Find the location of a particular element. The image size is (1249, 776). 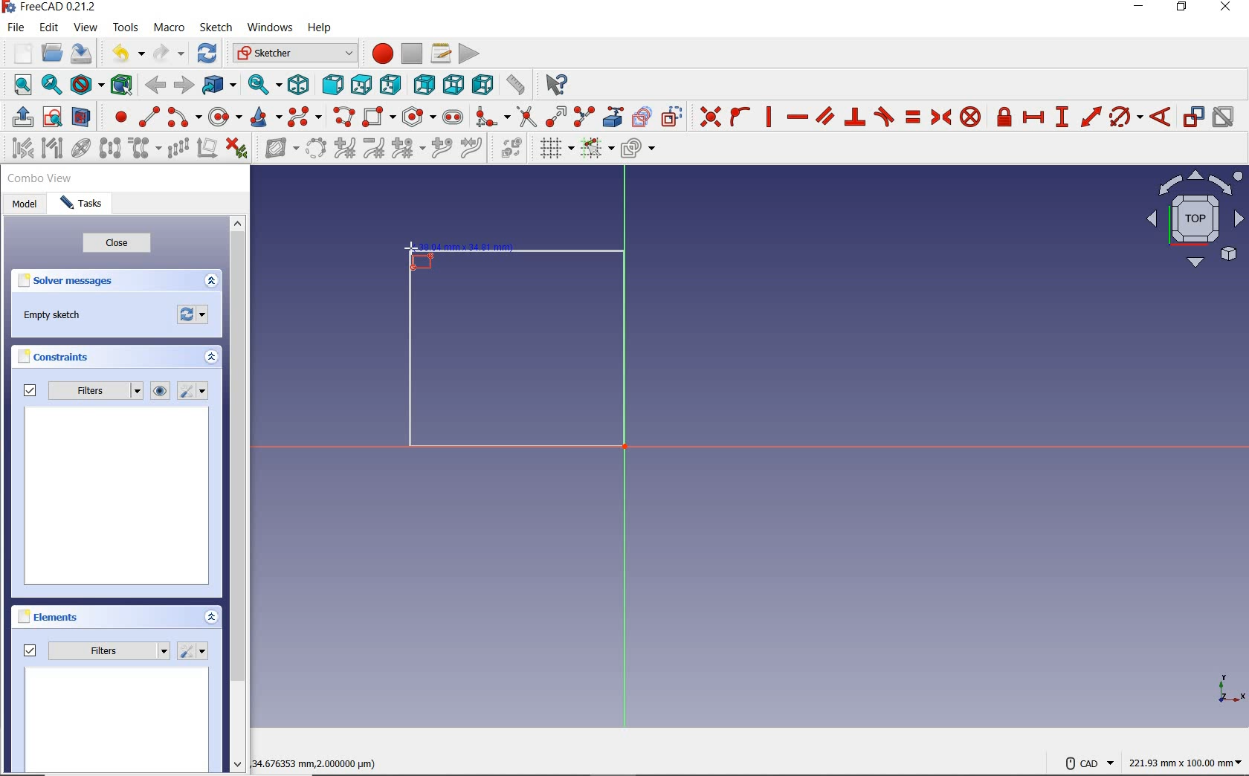

constrain perpendicular is located at coordinates (855, 117).